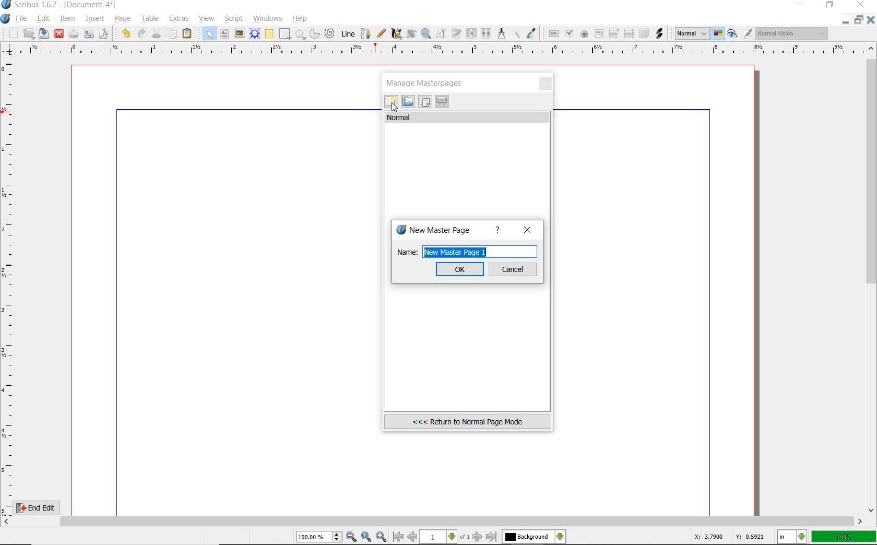  I want to click on script, so click(234, 18).